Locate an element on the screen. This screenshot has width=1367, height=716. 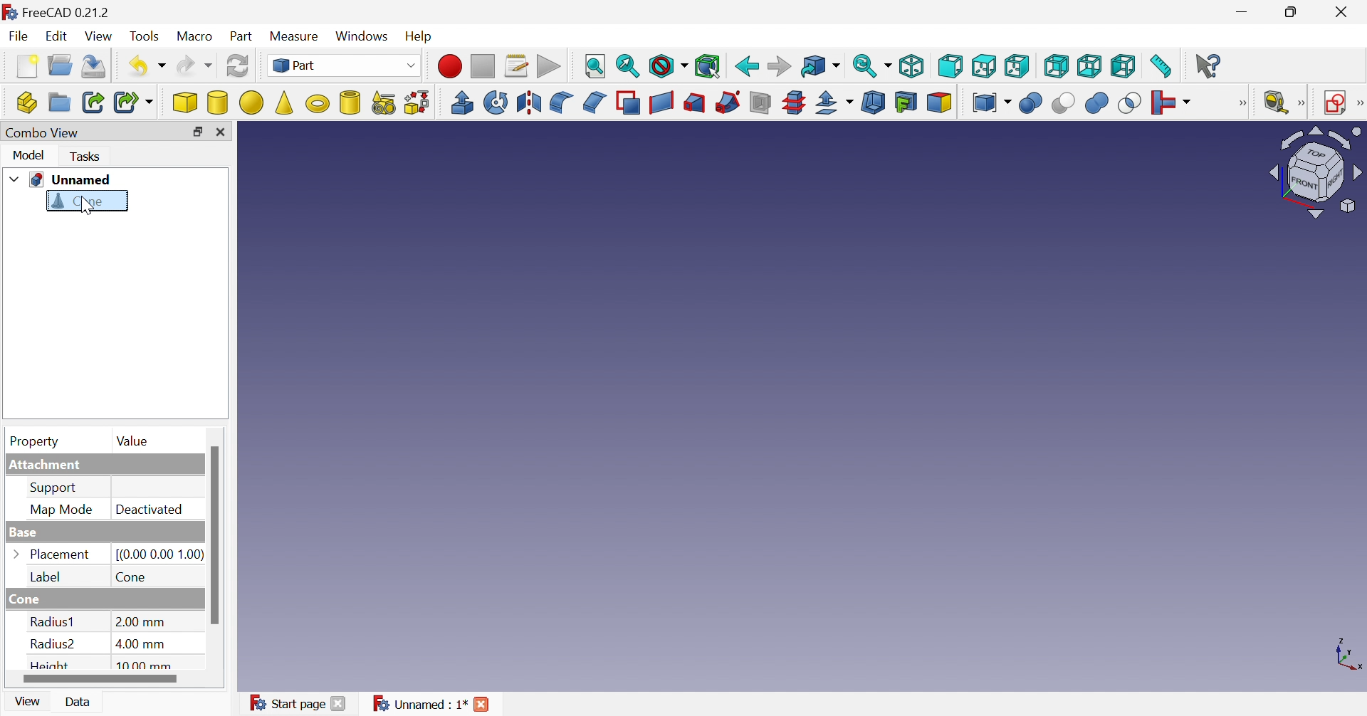
Extrude is located at coordinates (463, 102).